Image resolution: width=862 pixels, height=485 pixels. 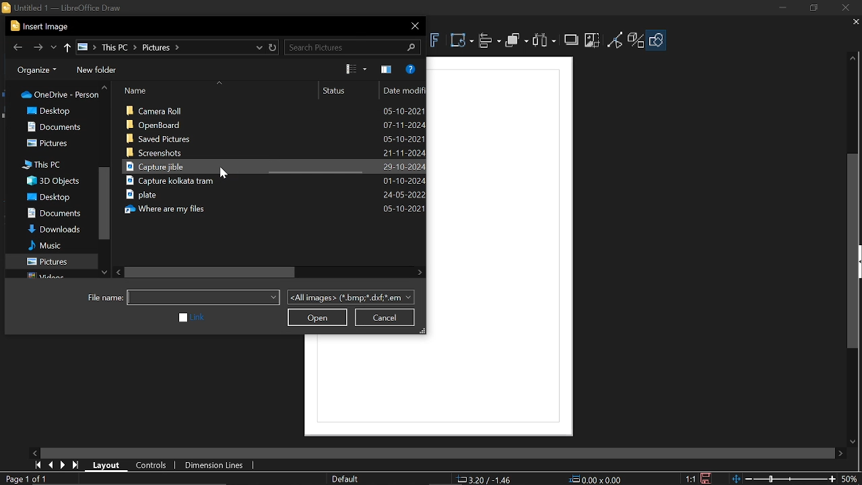 I want to click on Open, so click(x=317, y=319).